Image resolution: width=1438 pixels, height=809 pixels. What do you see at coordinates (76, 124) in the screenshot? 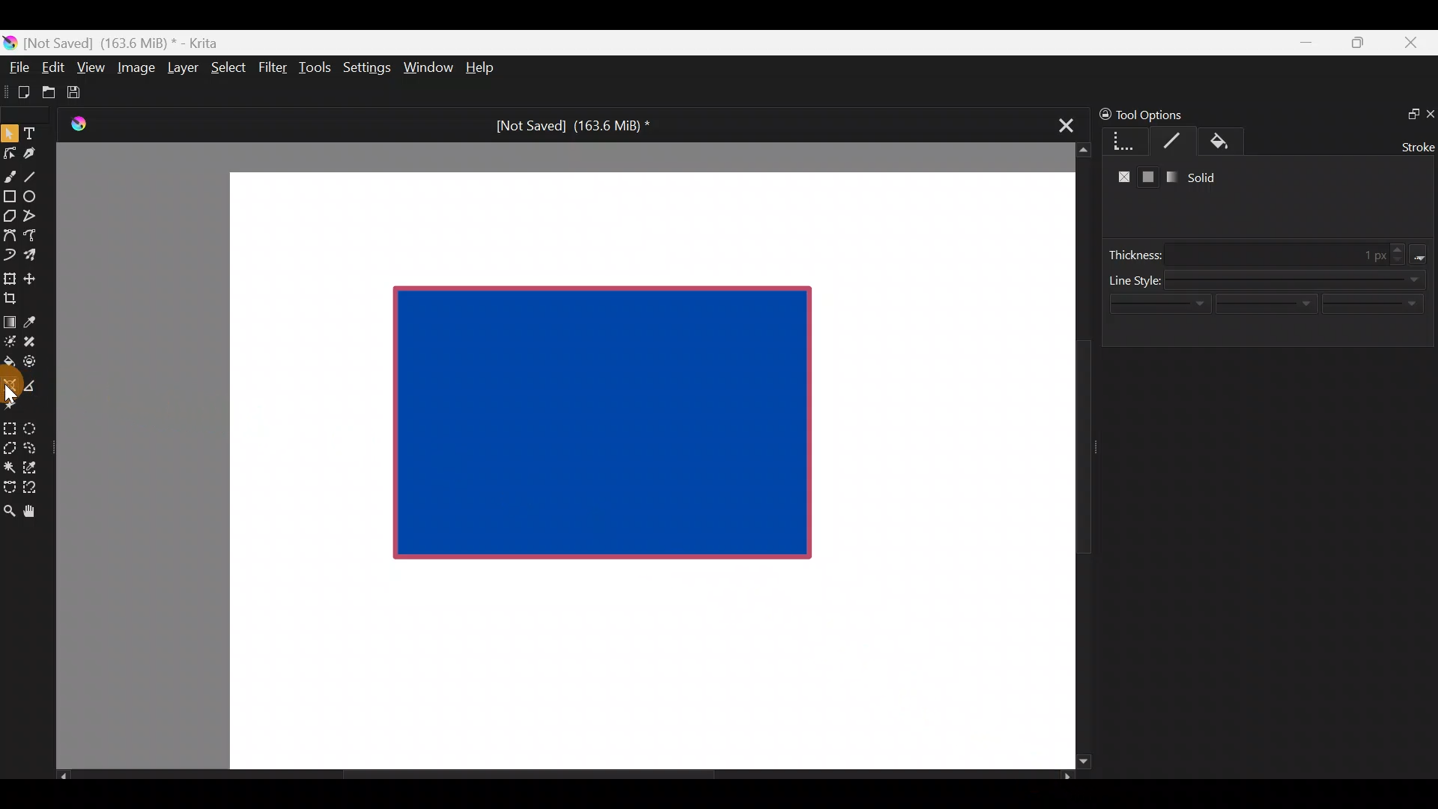
I see `Krita Logo` at bounding box center [76, 124].